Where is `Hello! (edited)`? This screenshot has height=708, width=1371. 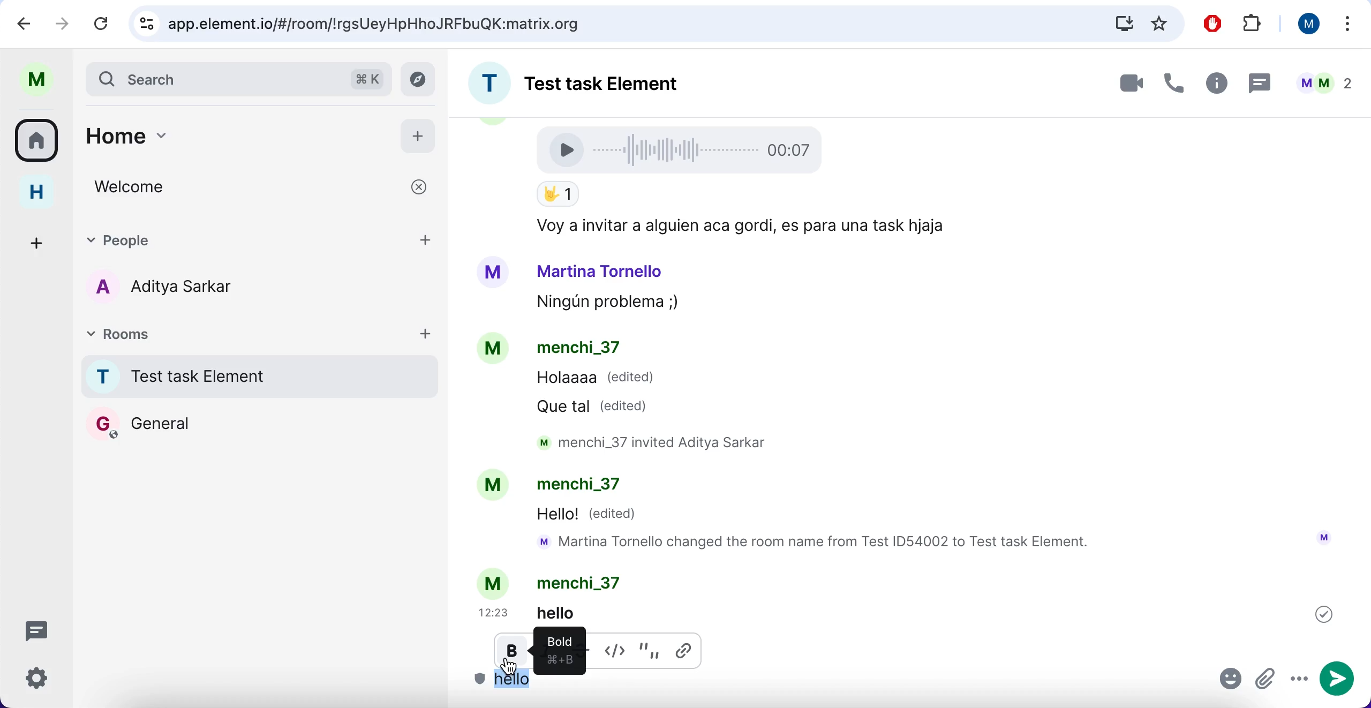
Hello! (edited) is located at coordinates (589, 515).